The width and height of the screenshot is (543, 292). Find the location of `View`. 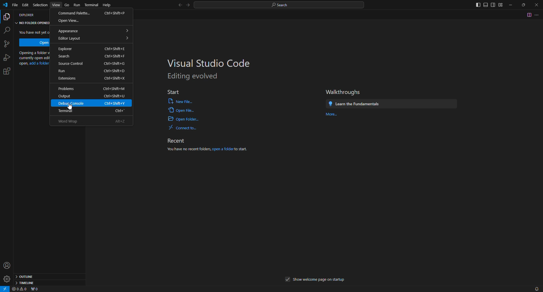

View is located at coordinates (55, 5).